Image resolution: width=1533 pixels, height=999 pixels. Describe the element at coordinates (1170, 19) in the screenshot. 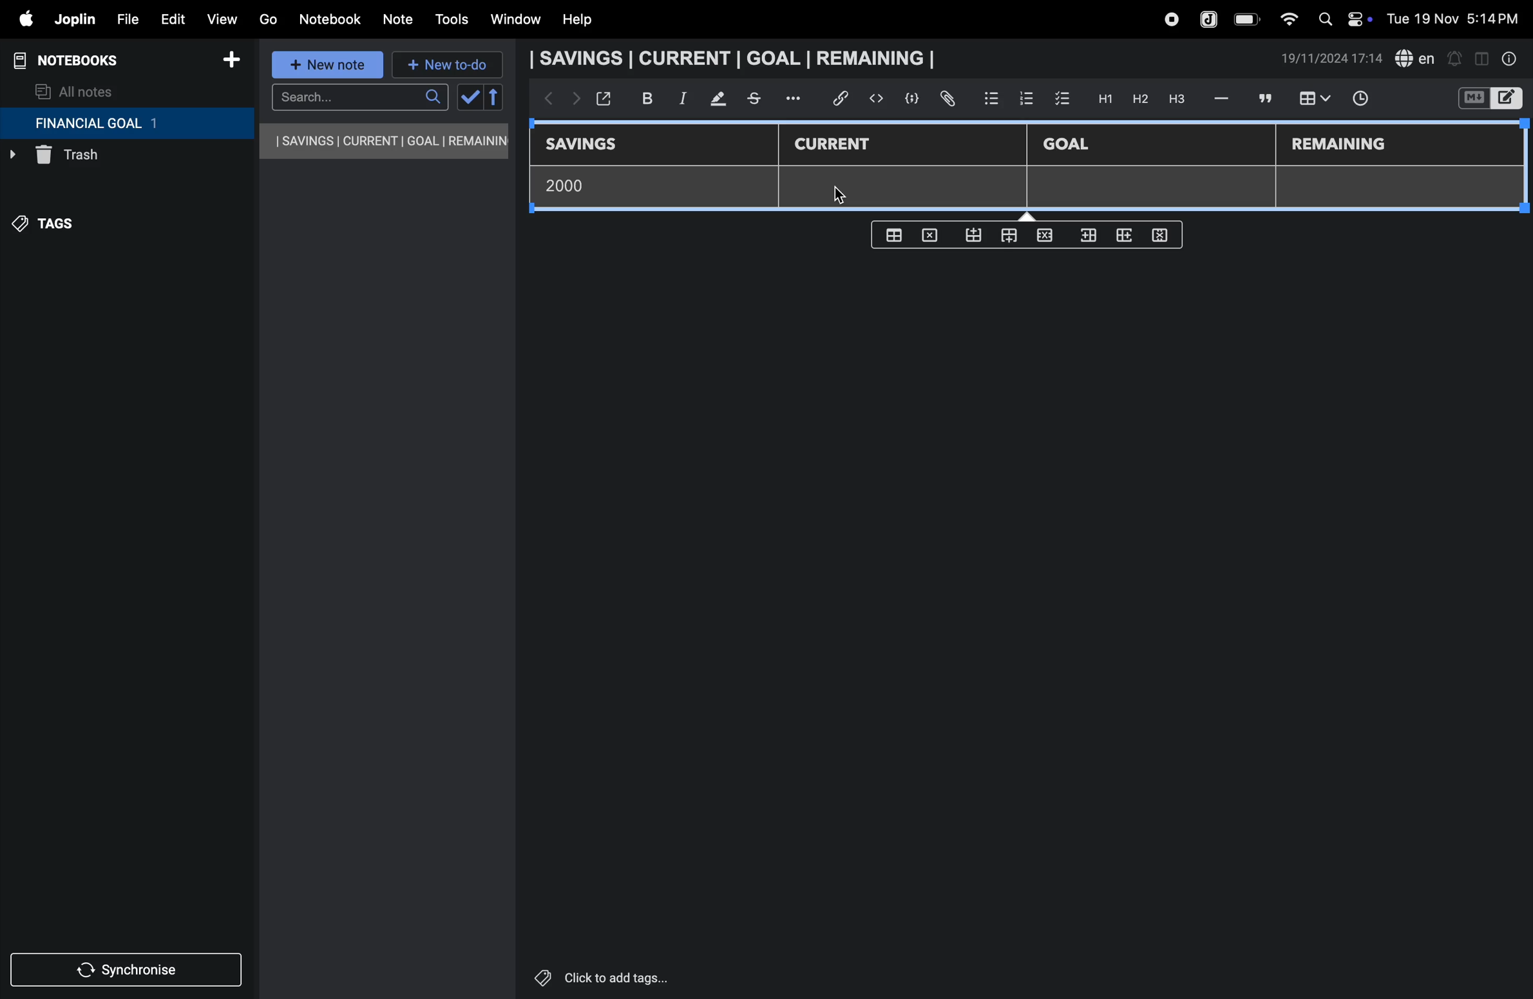

I see `record` at that location.